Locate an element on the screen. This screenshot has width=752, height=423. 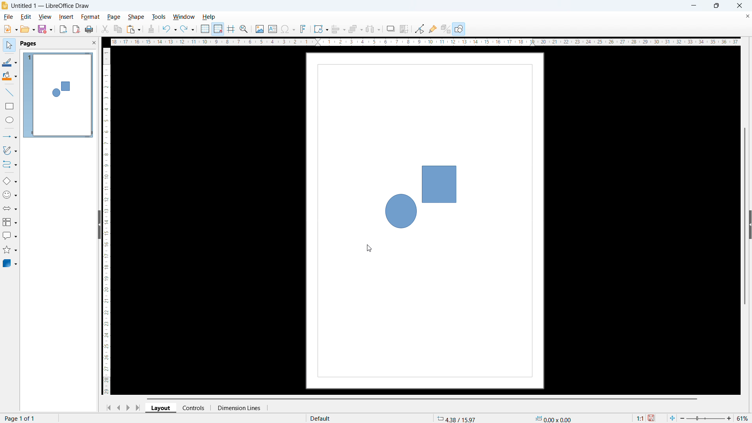
file is located at coordinates (9, 17).